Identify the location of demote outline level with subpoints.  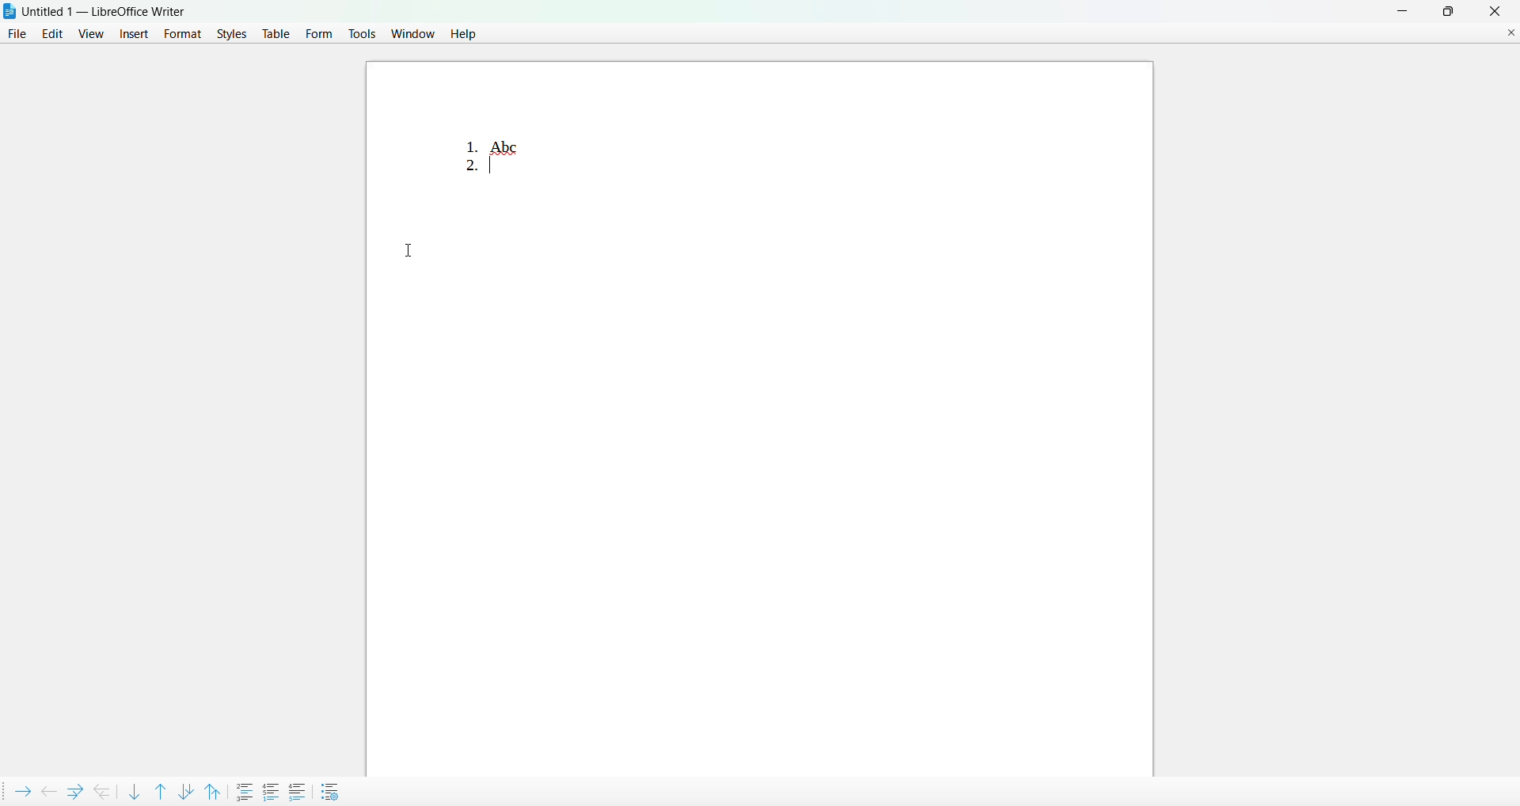
(73, 790).